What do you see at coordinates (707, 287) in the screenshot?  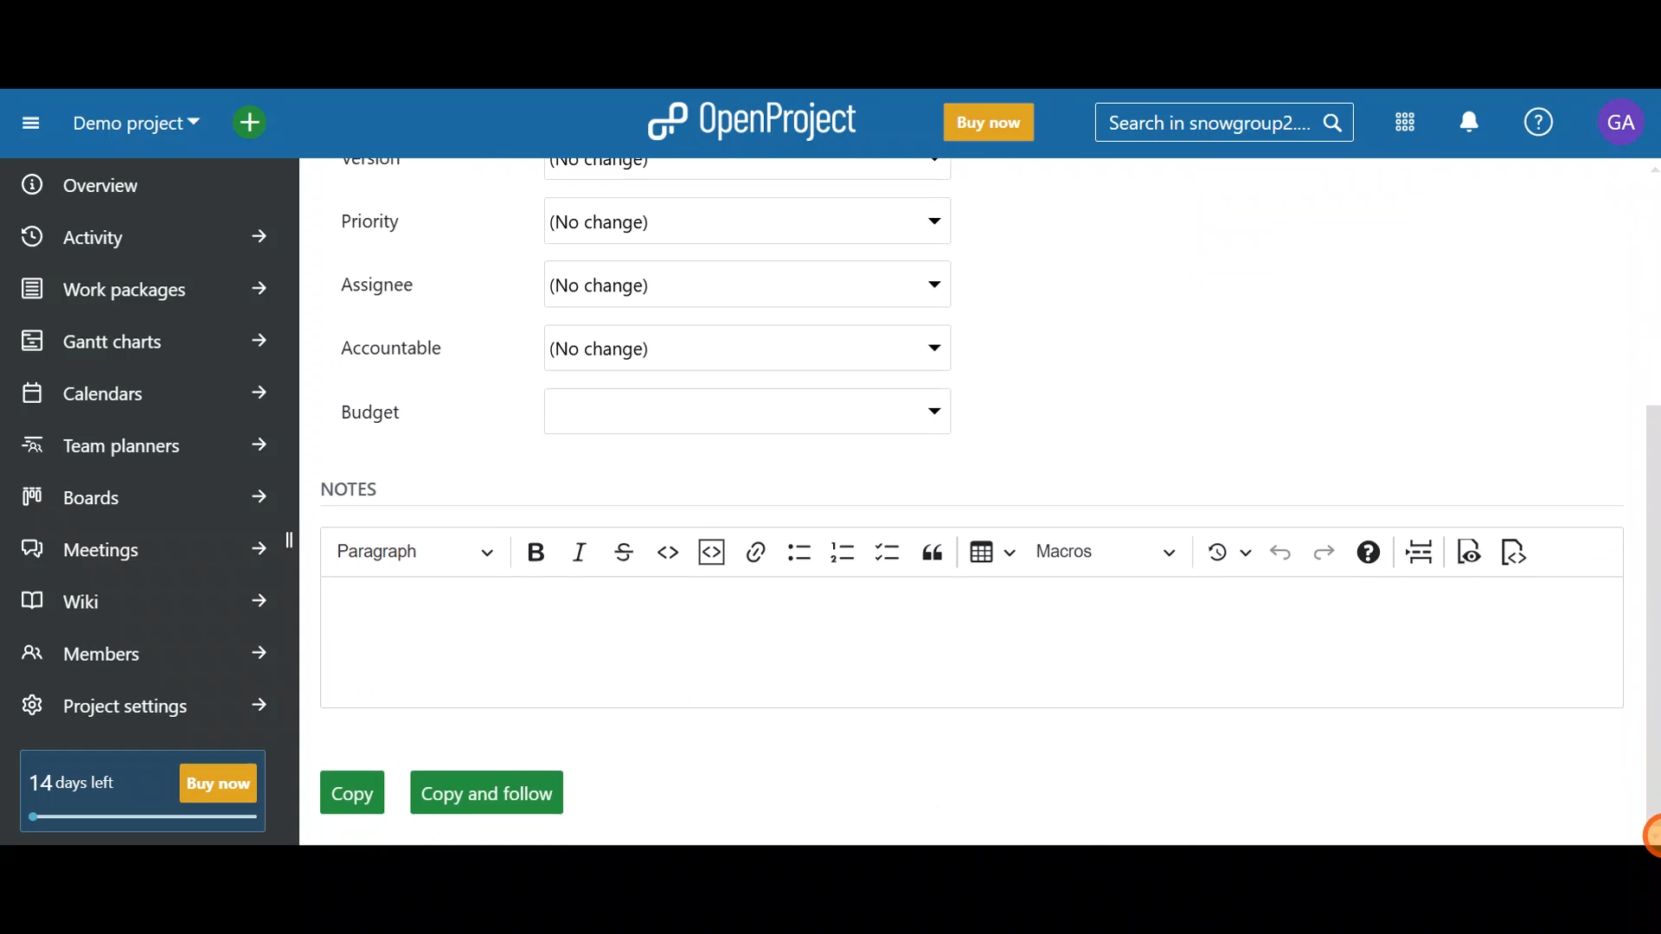 I see `(No change)` at bounding box center [707, 287].